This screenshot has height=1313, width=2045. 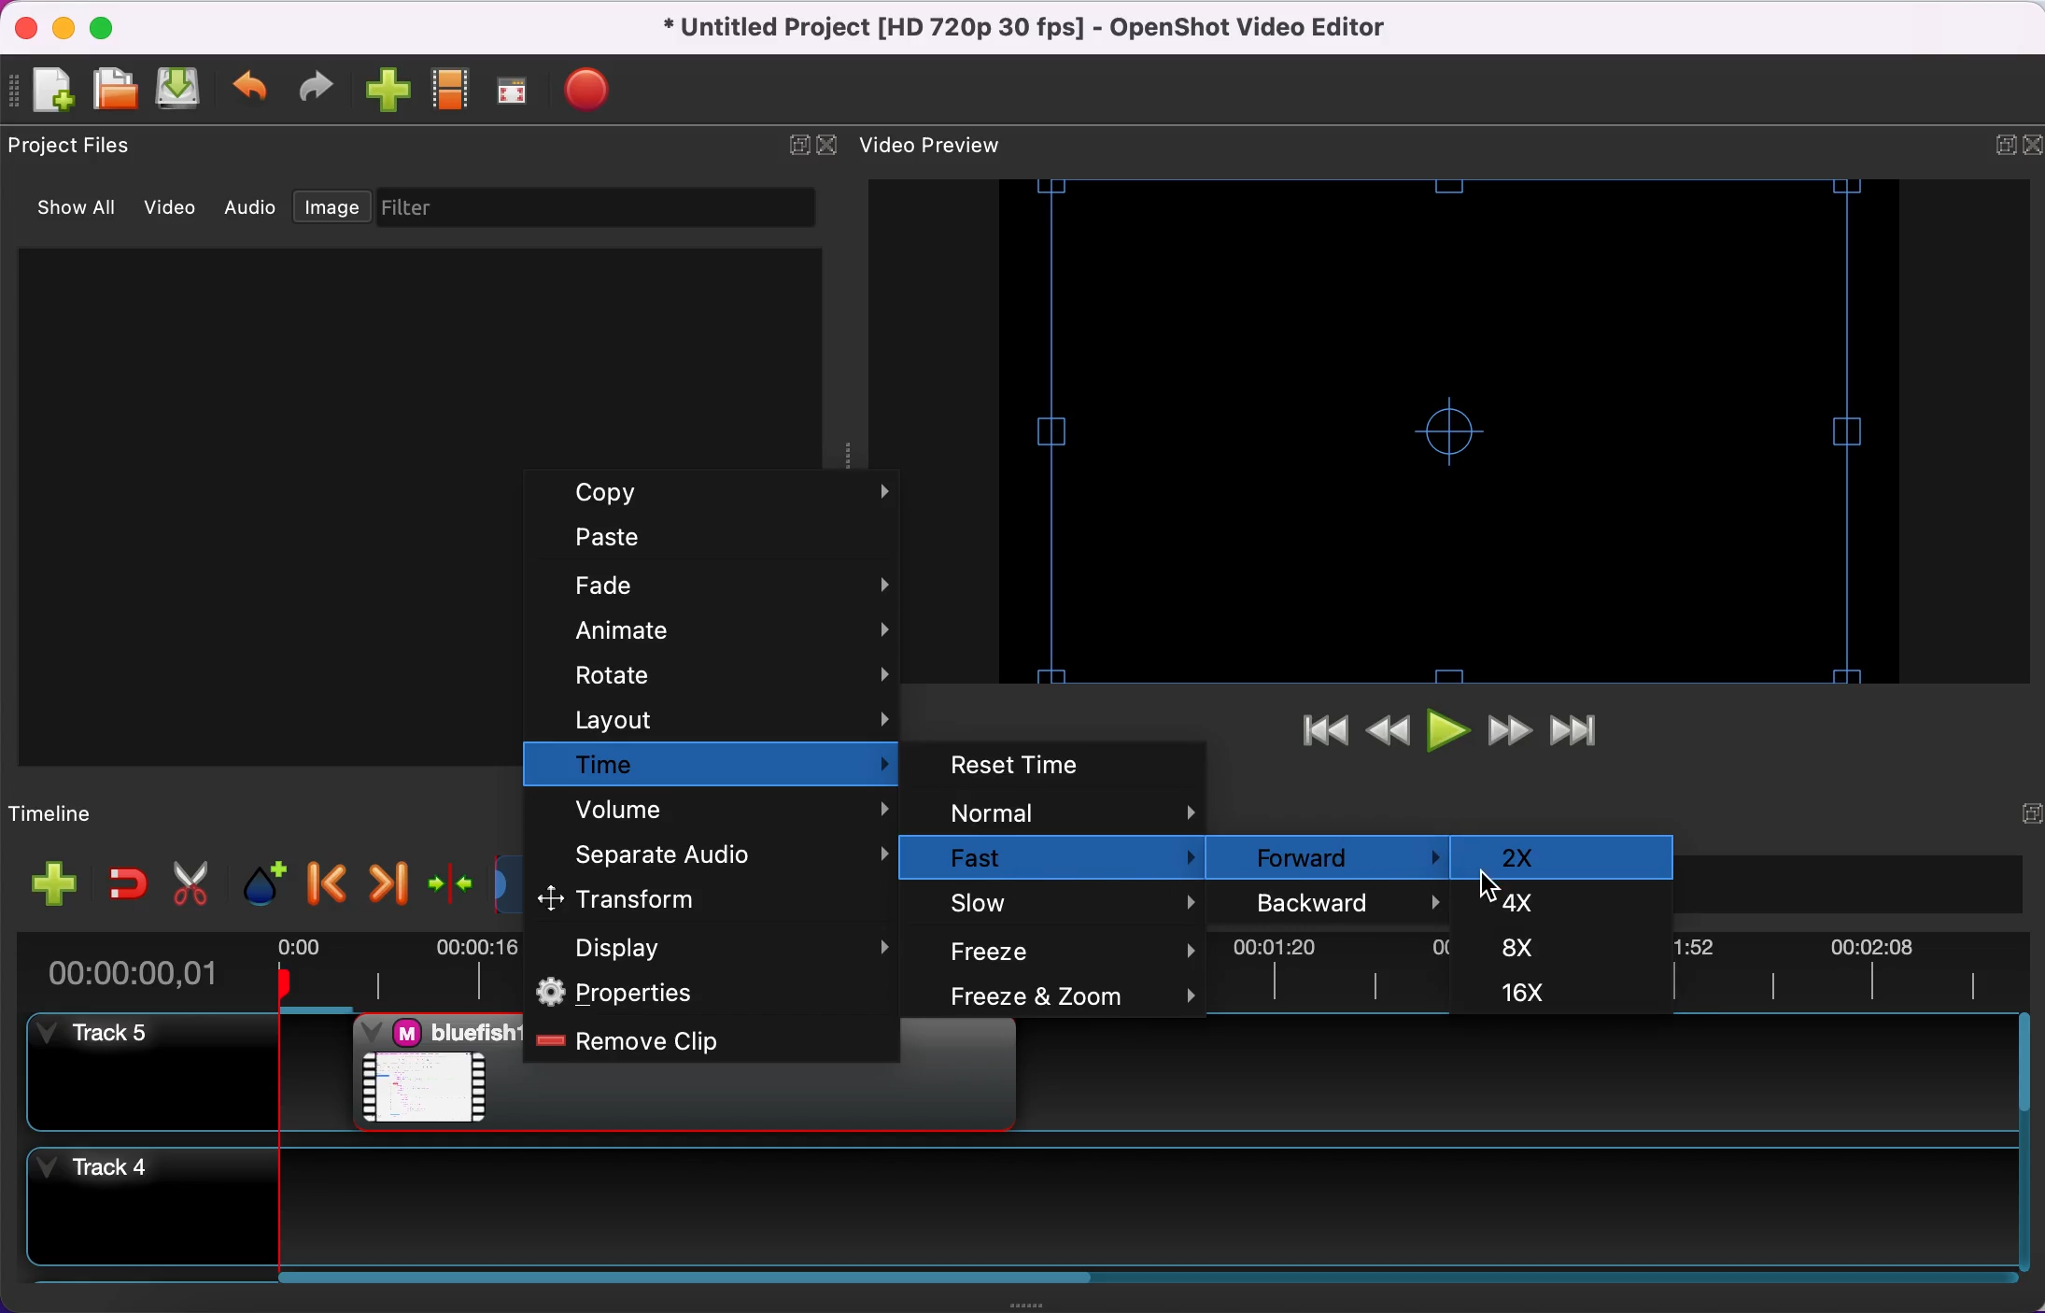 I want to click on full screen, so click(x=520, y=90).